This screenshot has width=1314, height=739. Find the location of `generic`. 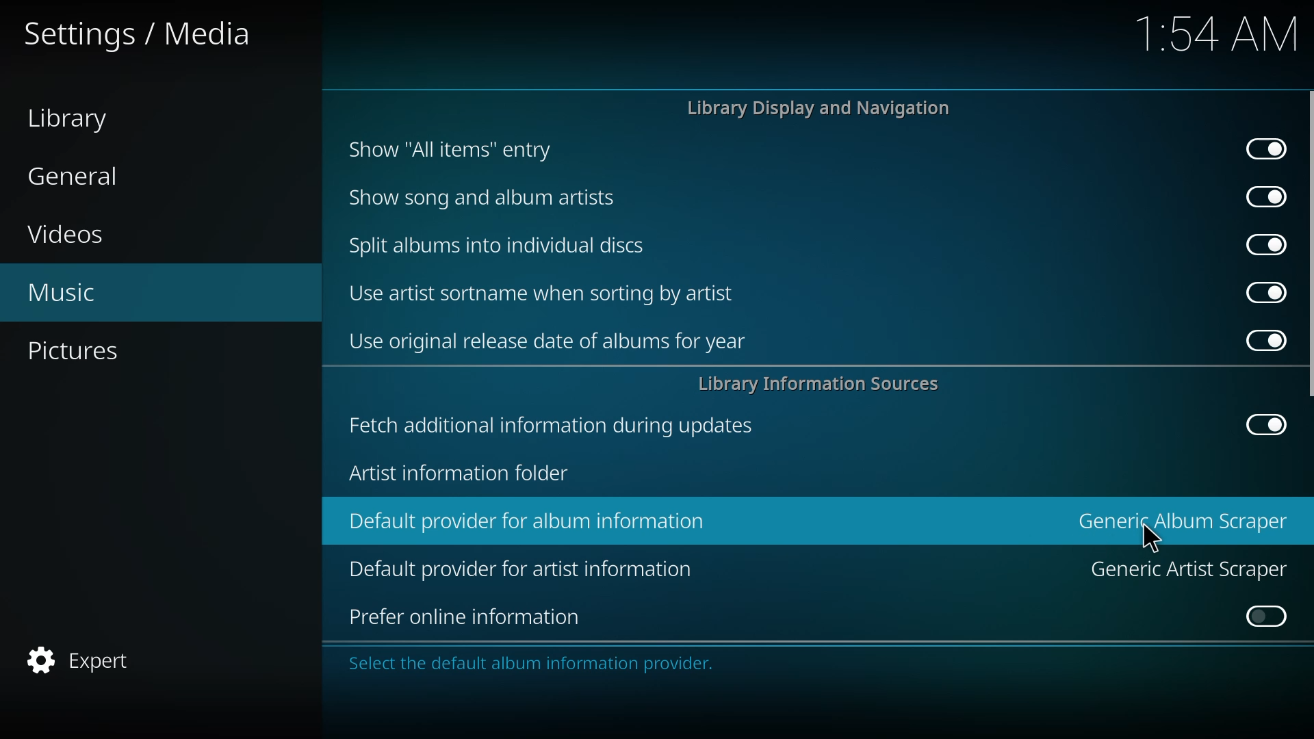

generic is located at coordinates (1183, 567).